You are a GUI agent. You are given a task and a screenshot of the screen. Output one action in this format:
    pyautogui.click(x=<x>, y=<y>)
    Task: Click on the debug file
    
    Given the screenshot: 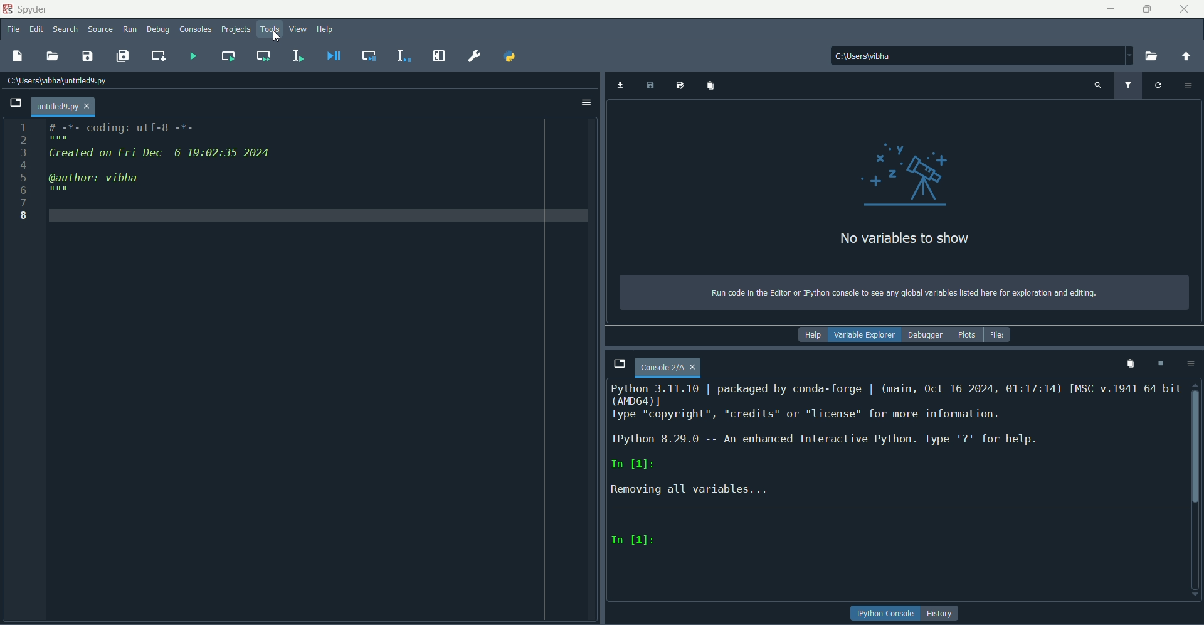 What is the action you would take?
    pyautogui.click(x=330, y=56)
    